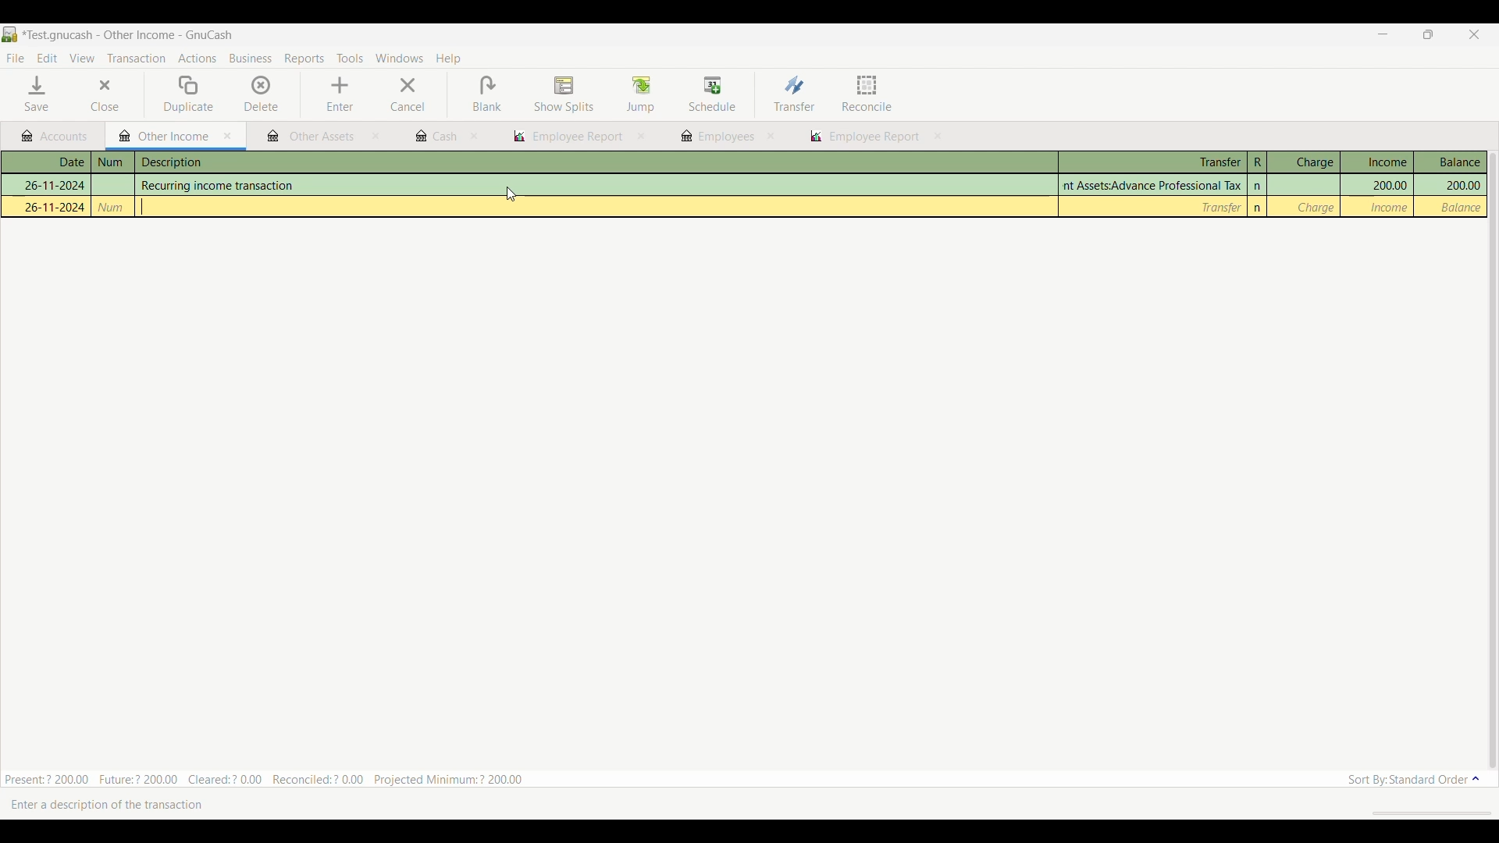 This screenshot has width=1499, height=843. Describe the element at coordinates (1434, 36) in the screenshot. I see `Show interface in a smaller tab` at that location.